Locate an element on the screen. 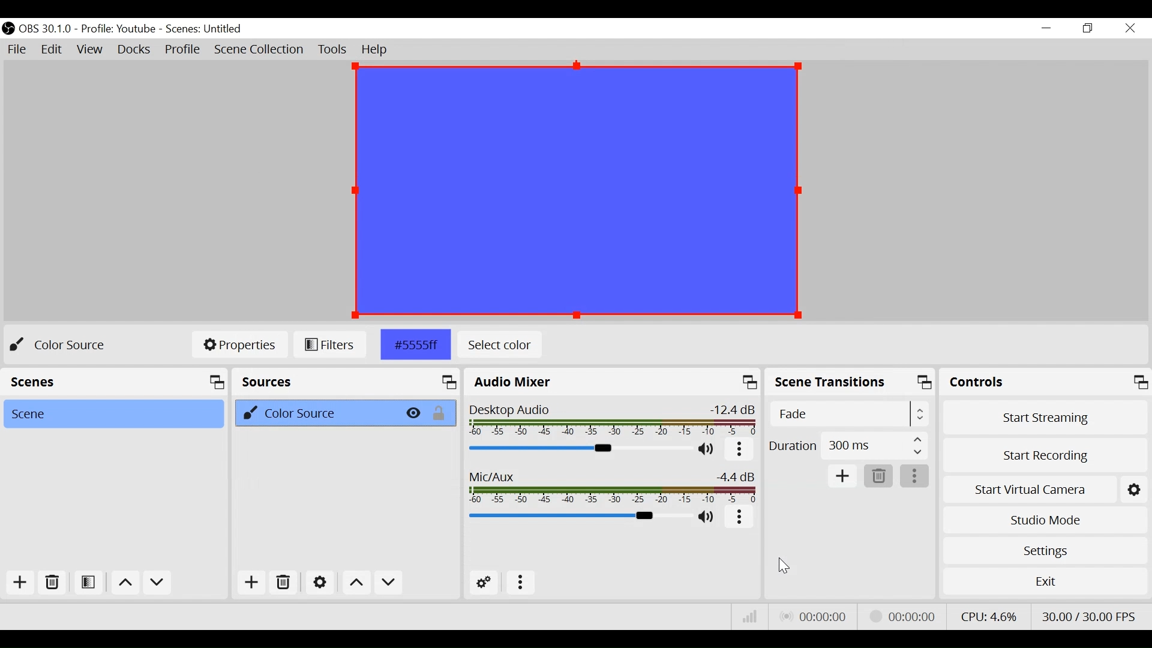  Live Status is located at coordinates (815, 615).